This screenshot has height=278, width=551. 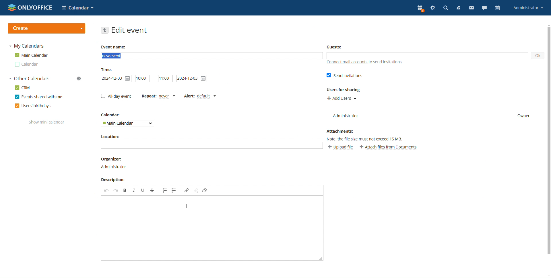 What do you see at coordinates (528, 7) in the screenshot?
I see `account` at bounding box center [528, 7].